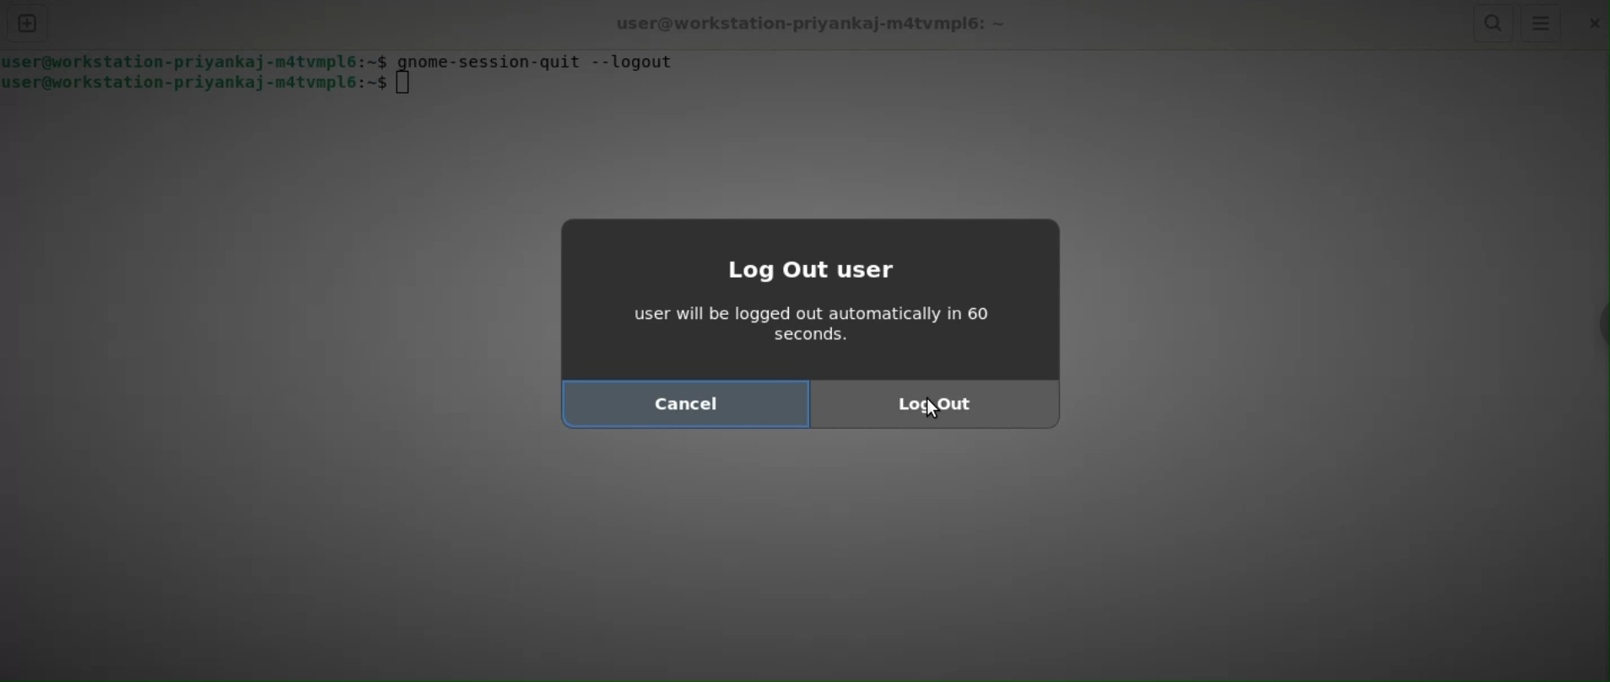 The image size is (1610, 682). What do you see at coordinates (1591, 24) in the screenshot?
I see `close` at bounding box center [1591, 24].